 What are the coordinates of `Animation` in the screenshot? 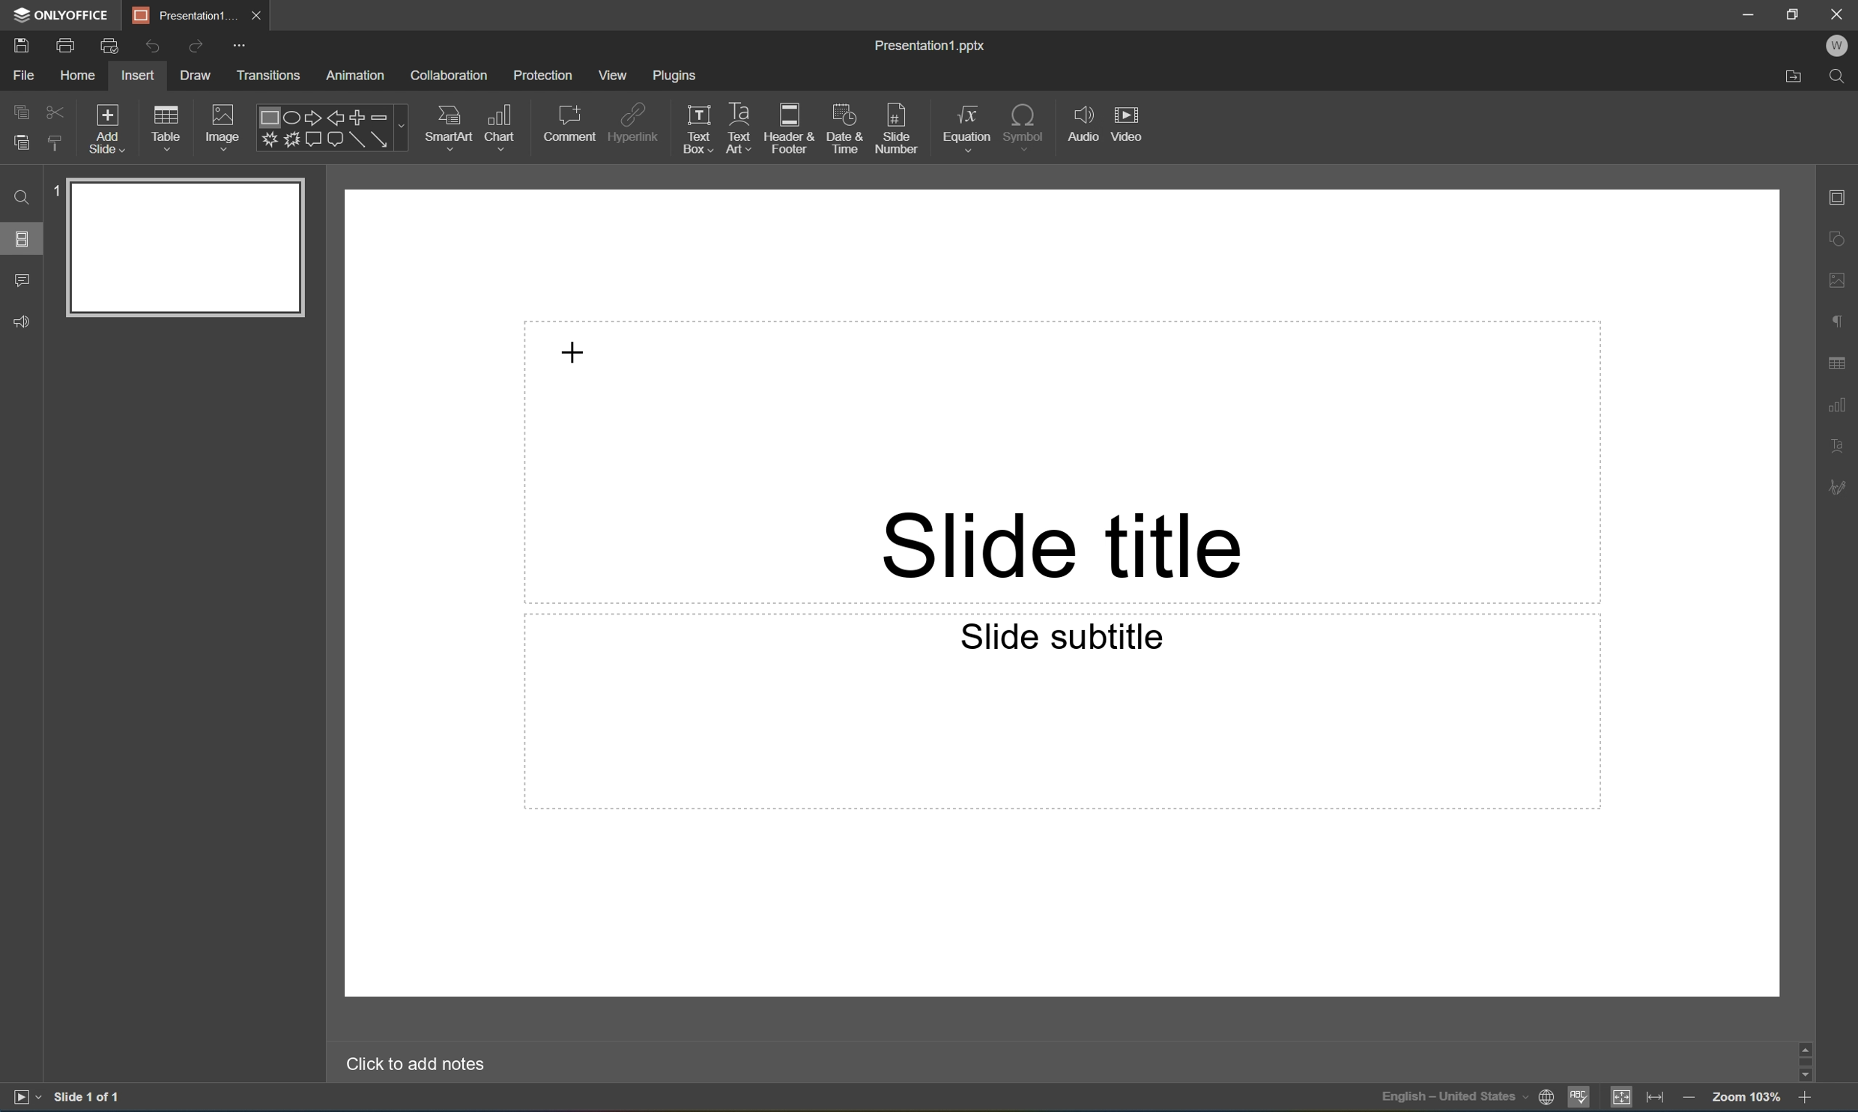 It's located at (355, 76).